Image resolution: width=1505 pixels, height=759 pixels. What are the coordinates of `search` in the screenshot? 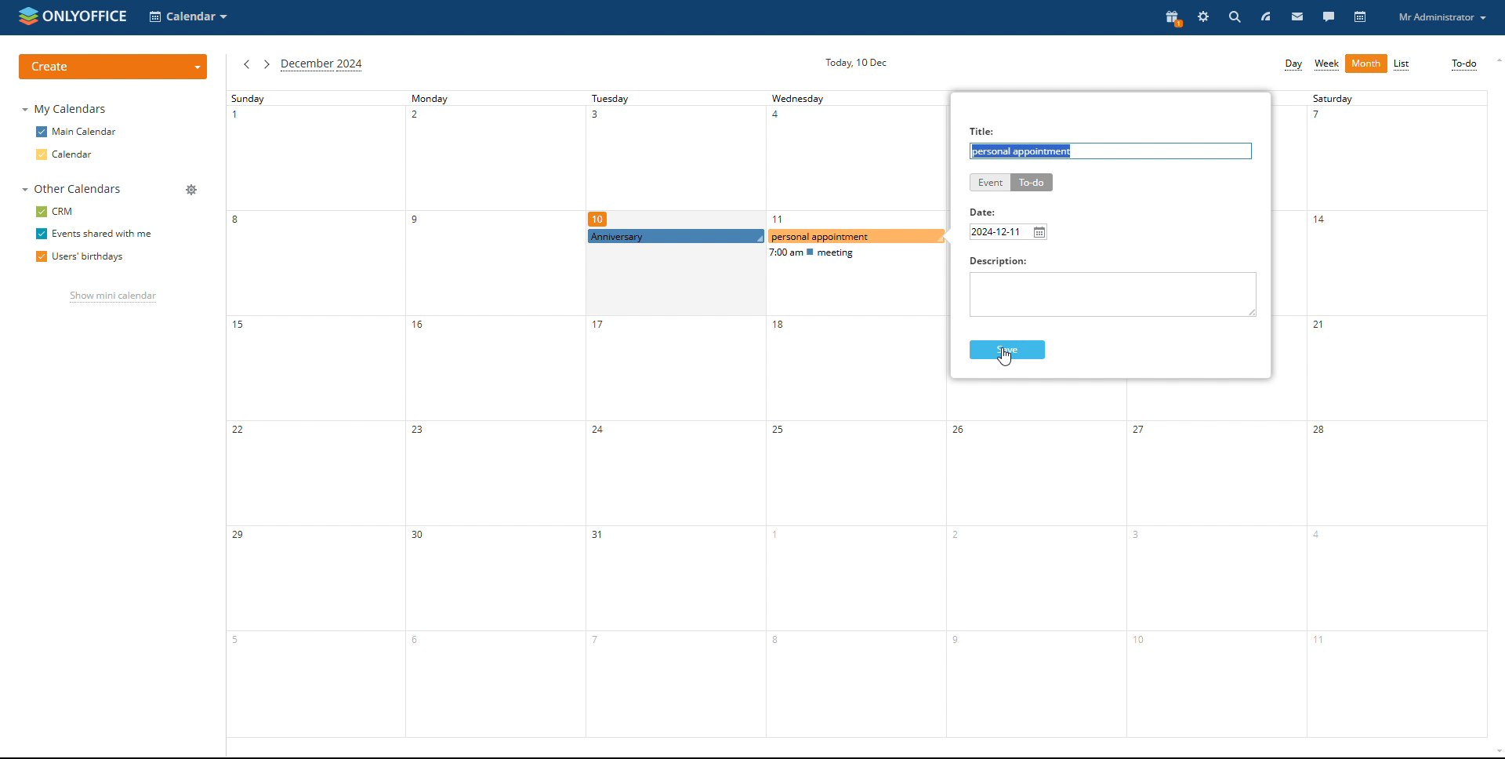 It's located at (1233, 17).